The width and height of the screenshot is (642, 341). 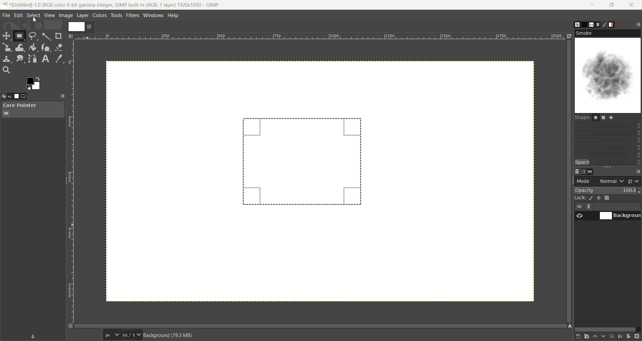 I want to click on ink tool, so click(x=46, y=47).